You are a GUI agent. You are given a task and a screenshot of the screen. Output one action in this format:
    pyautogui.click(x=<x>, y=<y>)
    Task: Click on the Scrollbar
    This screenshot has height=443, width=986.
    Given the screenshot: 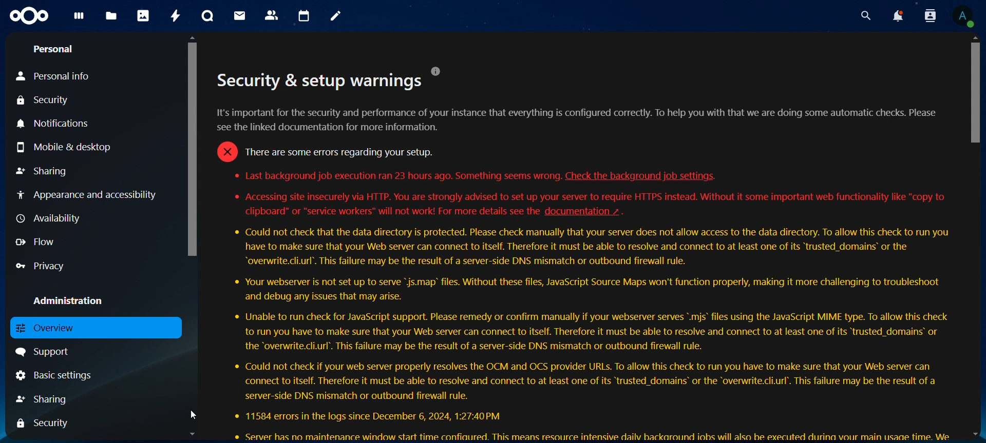 What is the action you would take?
    pyautogui.click(x=187, y=237)
    